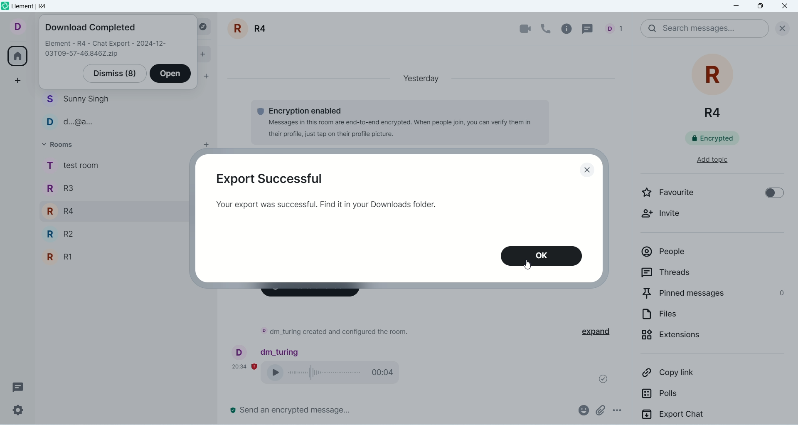  Describe the element at coordinates (704, 164) in the screenshot. I see `add topic` at that location.